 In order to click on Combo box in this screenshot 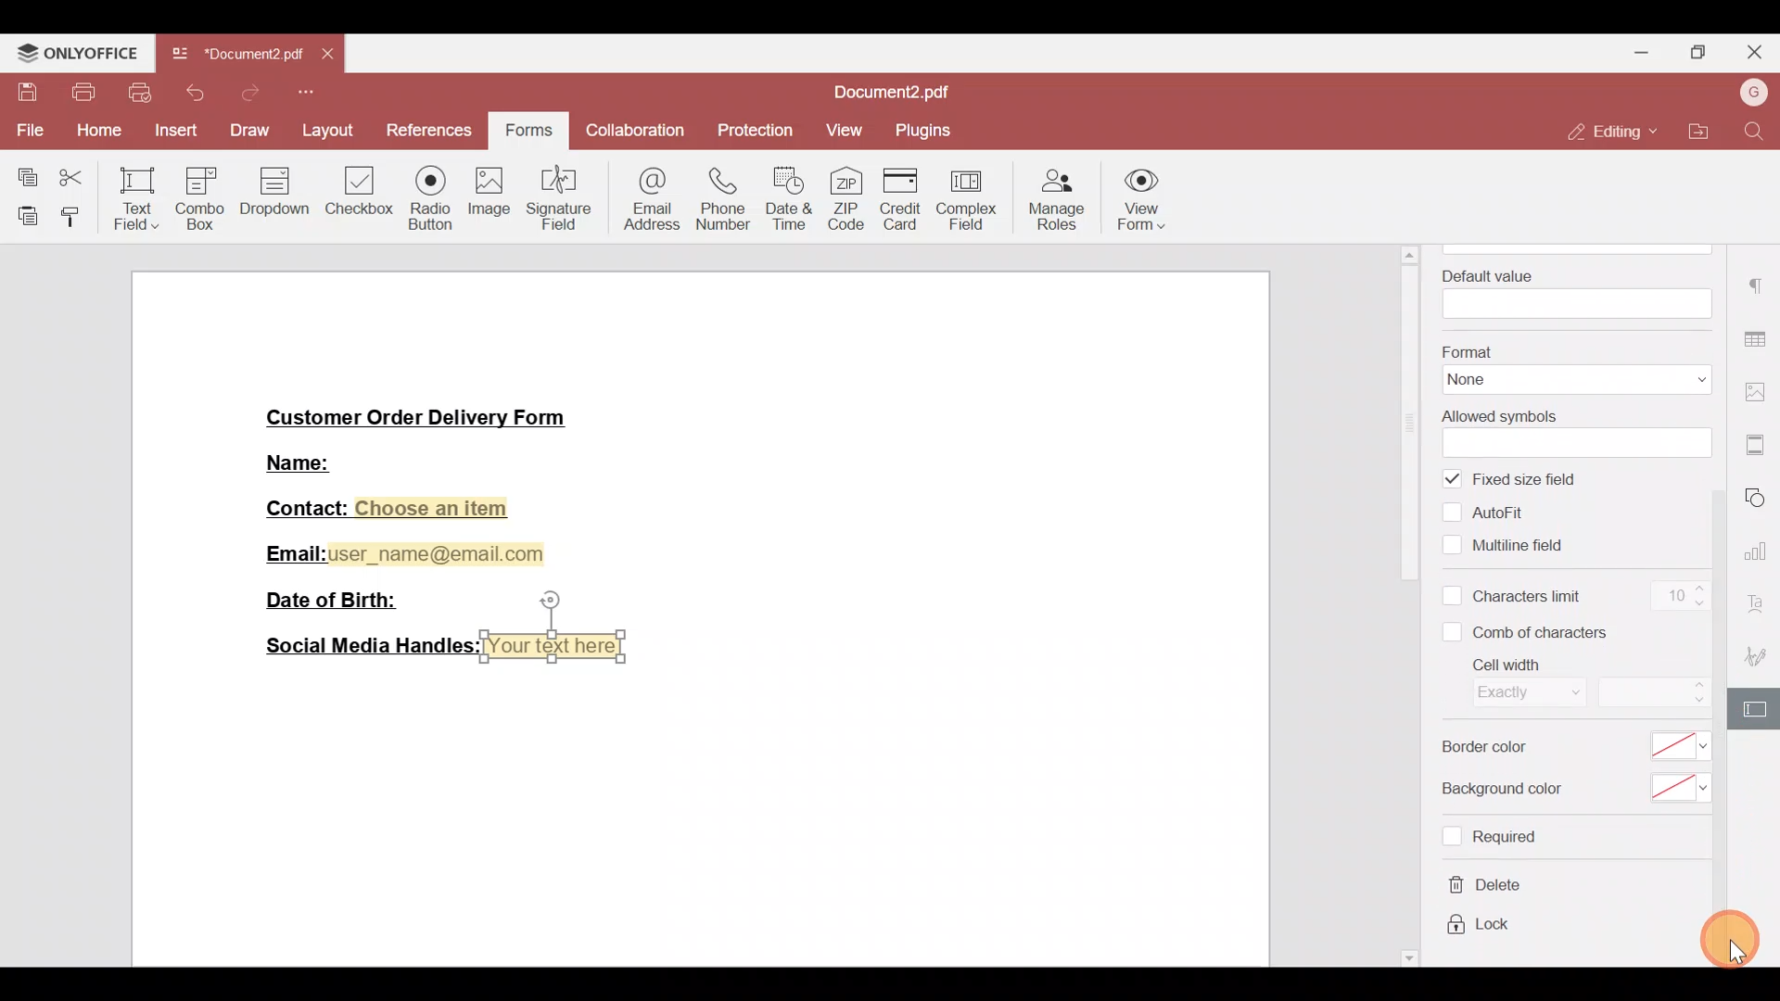, I will do `click(204, 196)`.